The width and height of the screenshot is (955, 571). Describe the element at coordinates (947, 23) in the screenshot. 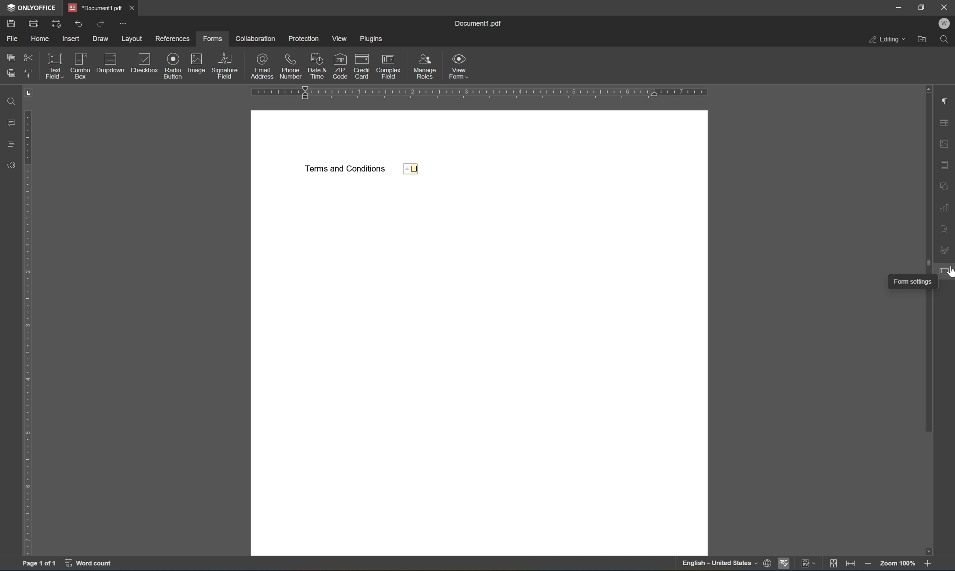

I see `W` at that location.